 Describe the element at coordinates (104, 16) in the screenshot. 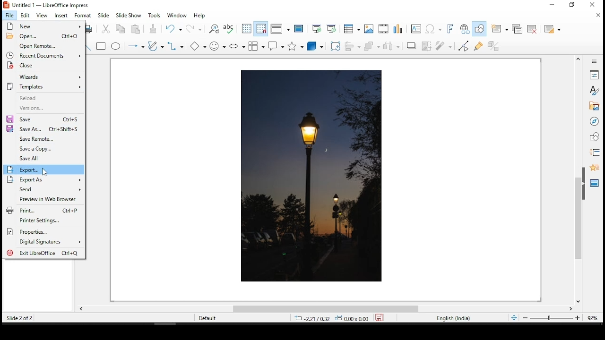

I see `slide` at that location.